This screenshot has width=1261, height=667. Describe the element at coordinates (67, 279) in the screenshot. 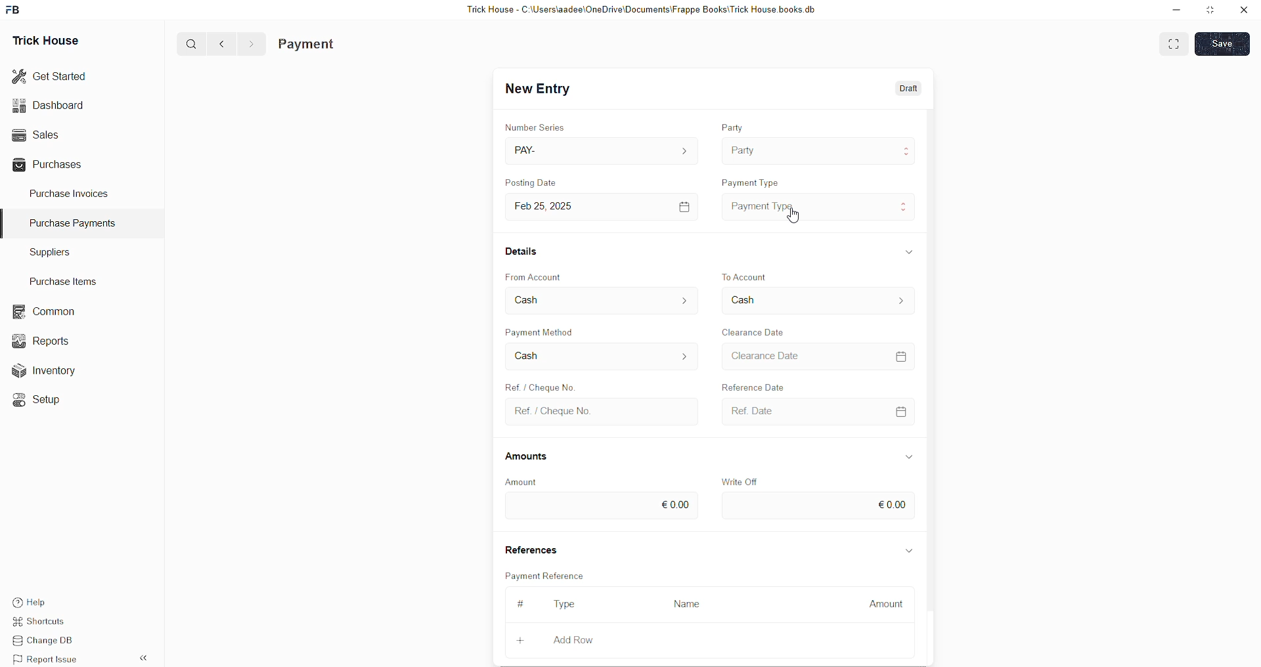

I see `Purchase Items` at that location.